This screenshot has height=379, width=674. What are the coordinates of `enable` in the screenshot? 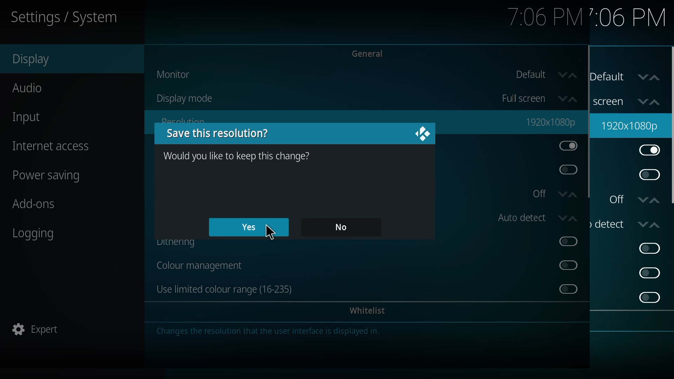 It's located at (649, 272).